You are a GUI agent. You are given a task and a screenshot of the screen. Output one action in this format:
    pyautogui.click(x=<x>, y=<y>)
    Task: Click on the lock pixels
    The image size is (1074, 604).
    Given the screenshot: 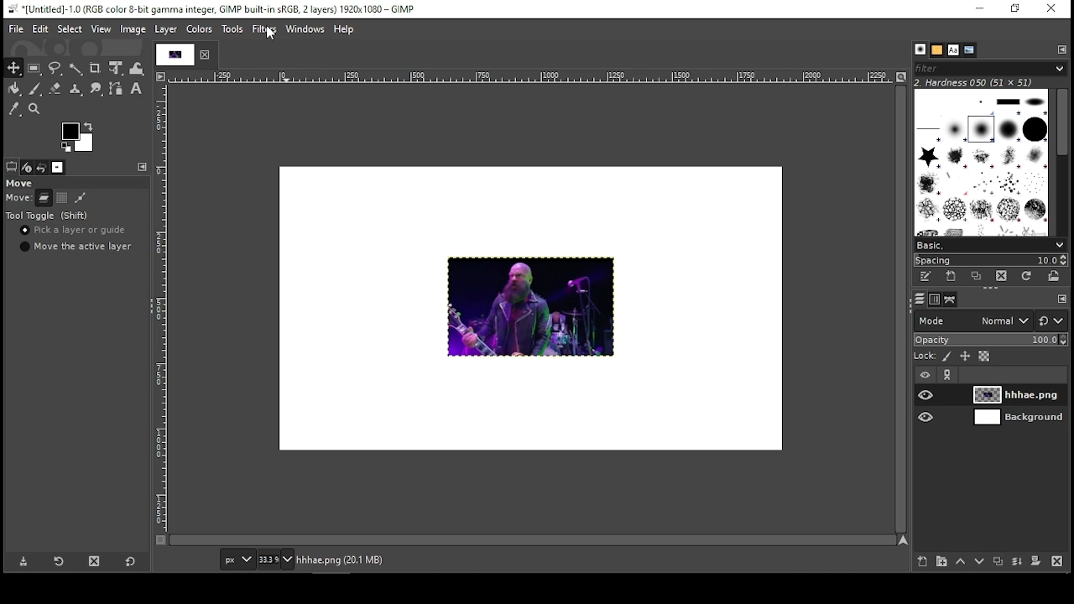 What is the action you would take?
    pyautogui.click(x=947, y=357)
    